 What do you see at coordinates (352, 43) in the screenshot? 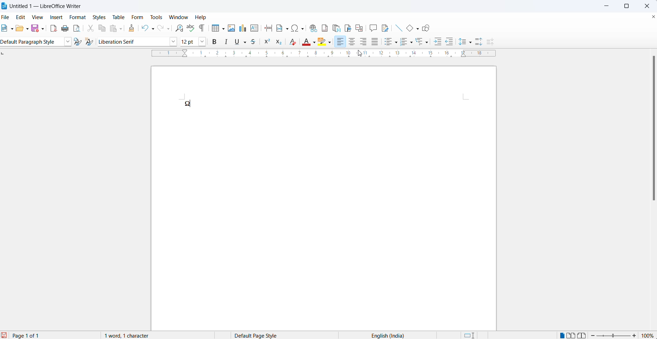
I see `text align center` at bounding box center [352, 43].